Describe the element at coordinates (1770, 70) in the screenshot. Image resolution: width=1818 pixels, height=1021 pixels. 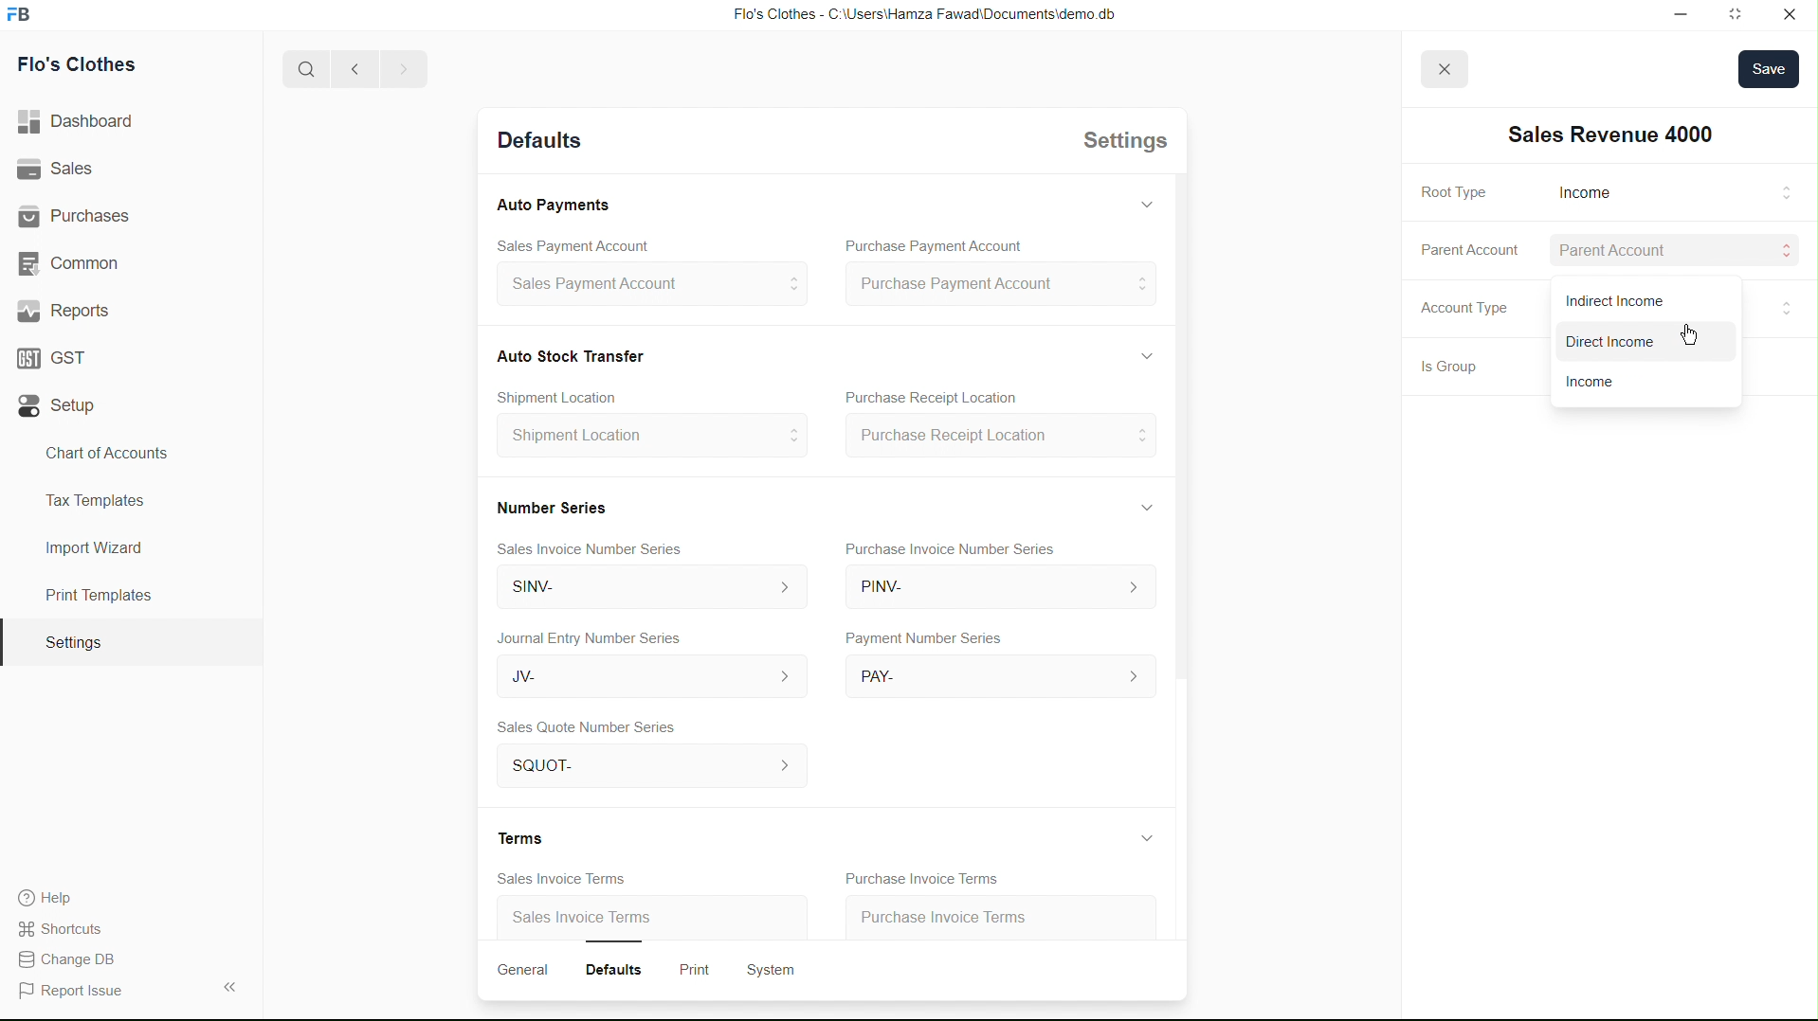
I see `save` at that location.